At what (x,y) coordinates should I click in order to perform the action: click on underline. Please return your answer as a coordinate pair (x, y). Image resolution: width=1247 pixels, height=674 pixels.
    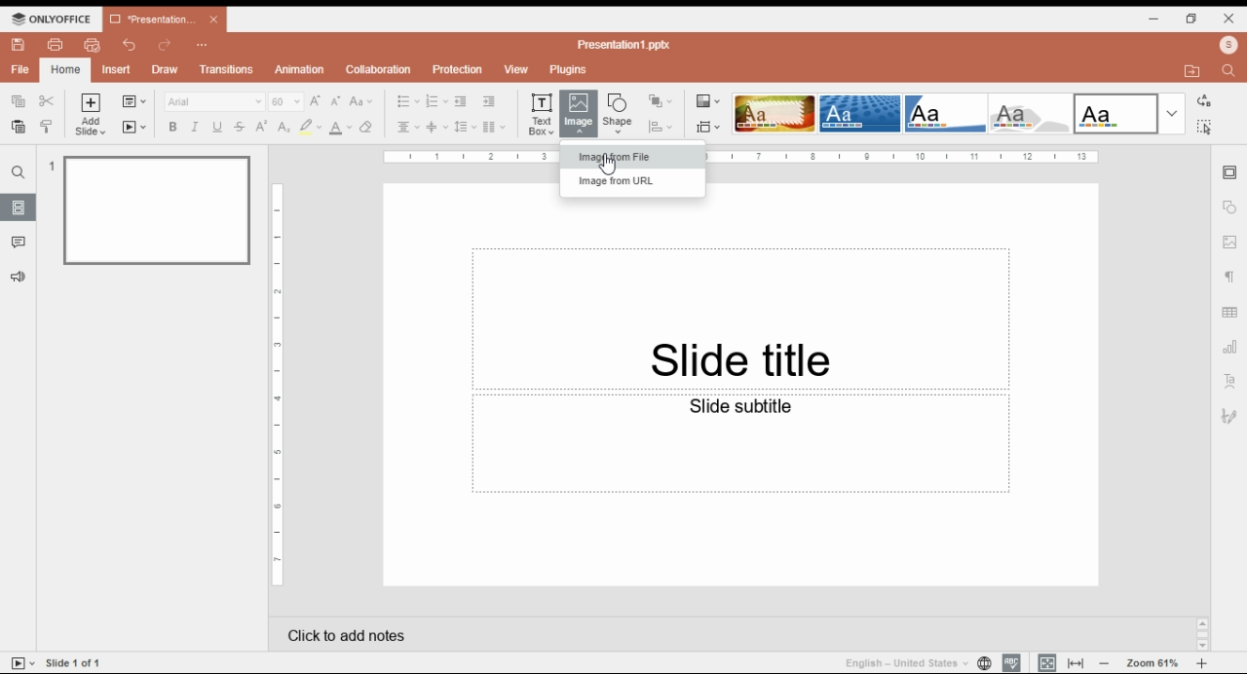
    Looking at the image, I should click on (217, 128).